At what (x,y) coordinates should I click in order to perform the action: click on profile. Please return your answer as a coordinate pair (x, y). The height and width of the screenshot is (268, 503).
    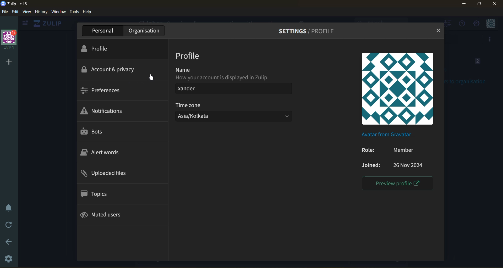
    Looking at the image, I should click on (97, 48).